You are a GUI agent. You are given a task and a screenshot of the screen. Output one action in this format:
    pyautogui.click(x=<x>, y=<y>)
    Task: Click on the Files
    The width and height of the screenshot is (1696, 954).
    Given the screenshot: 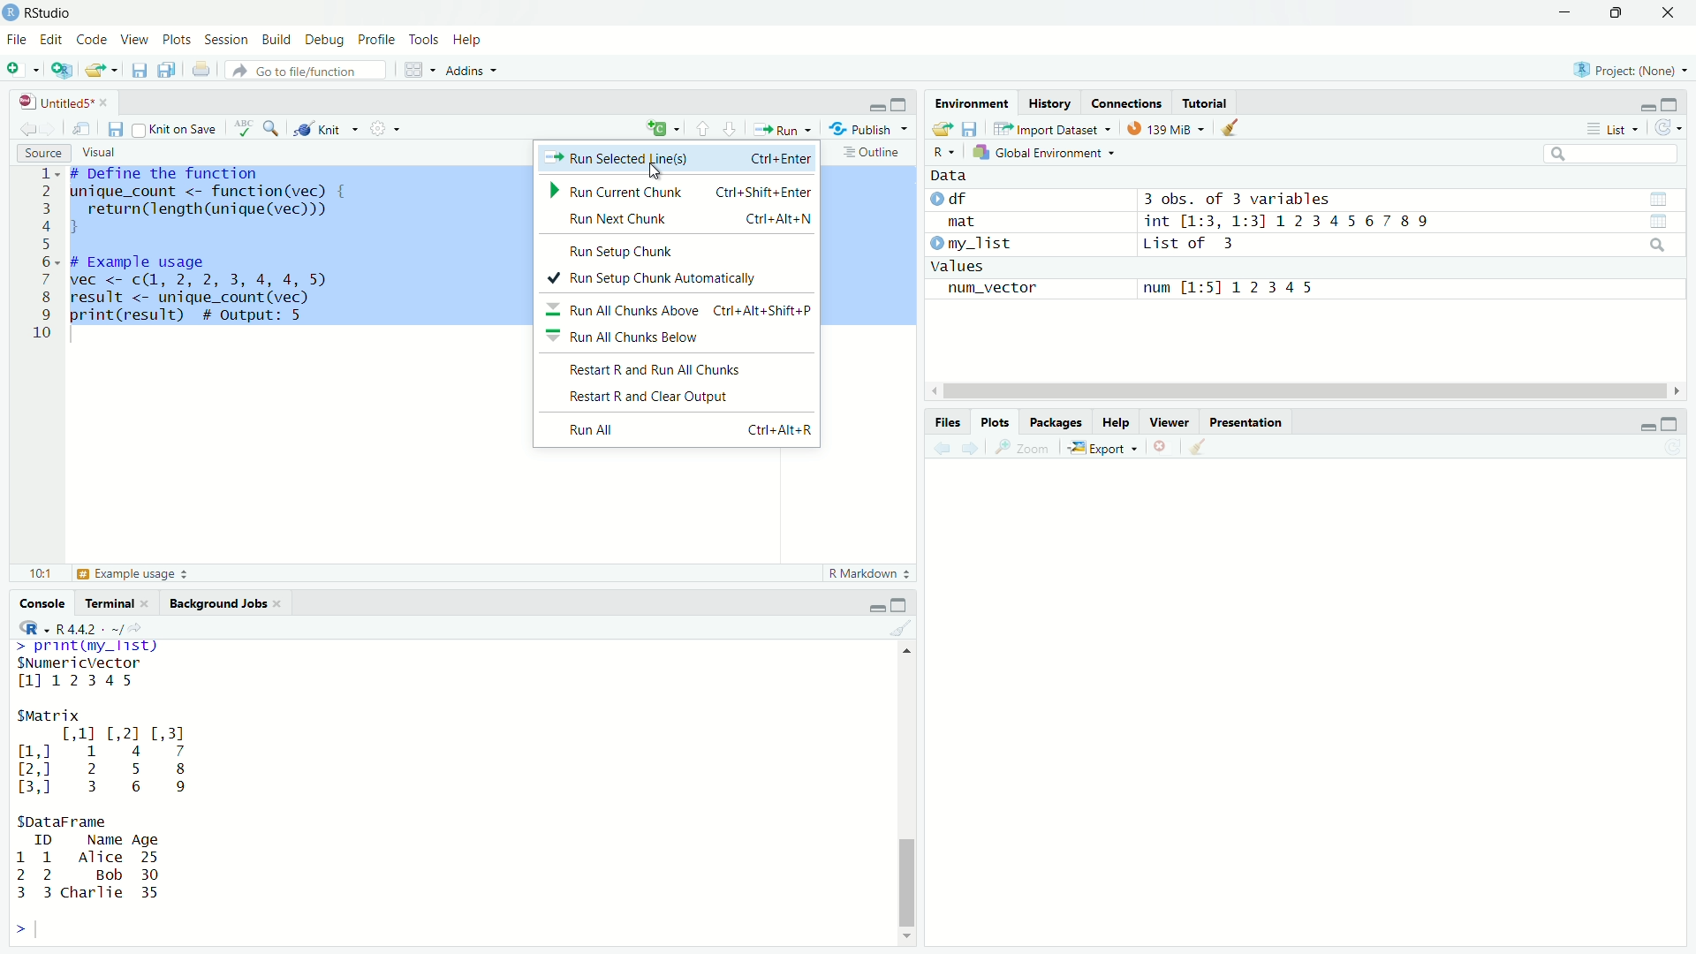 What is the action you would take?
    pyautogui.click(x=947, y=423)
    